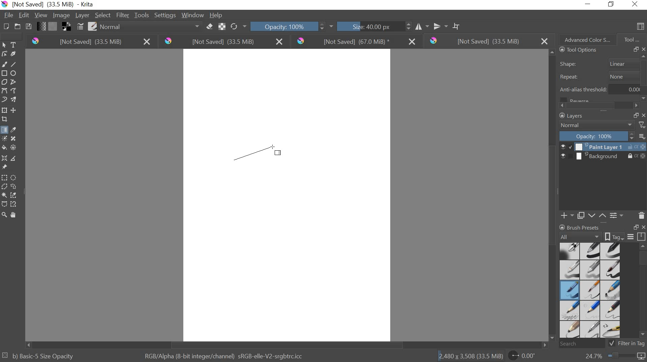 The width and height of the screenshot is (647, 362). I want to click on VIEW, so click(41, 16).